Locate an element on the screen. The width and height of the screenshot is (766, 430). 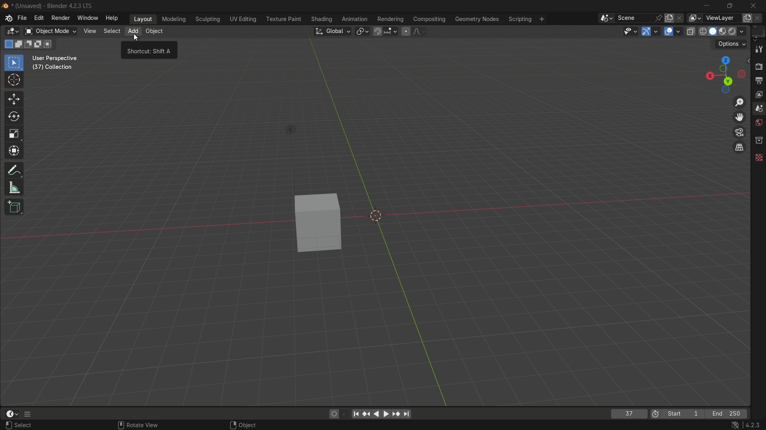
intersect existing selection is located at coordinates (51, 44).